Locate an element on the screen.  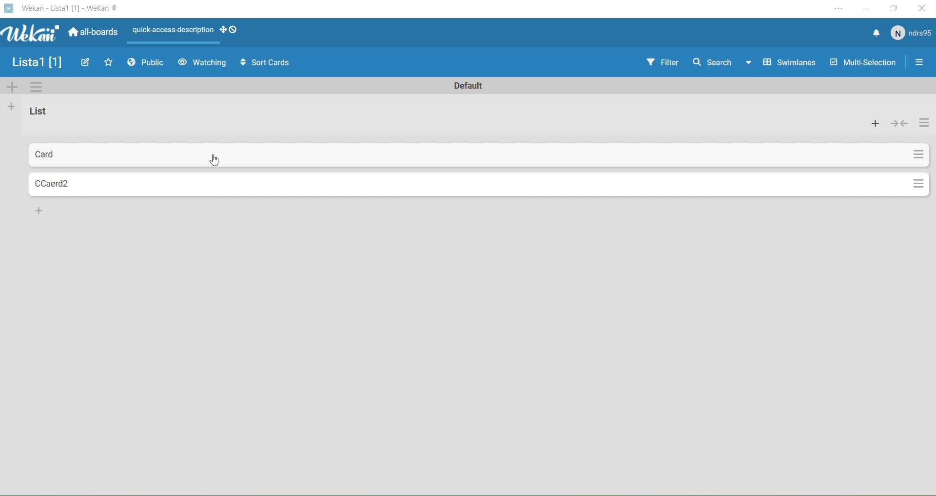
User is located at coordinates (912, 33).